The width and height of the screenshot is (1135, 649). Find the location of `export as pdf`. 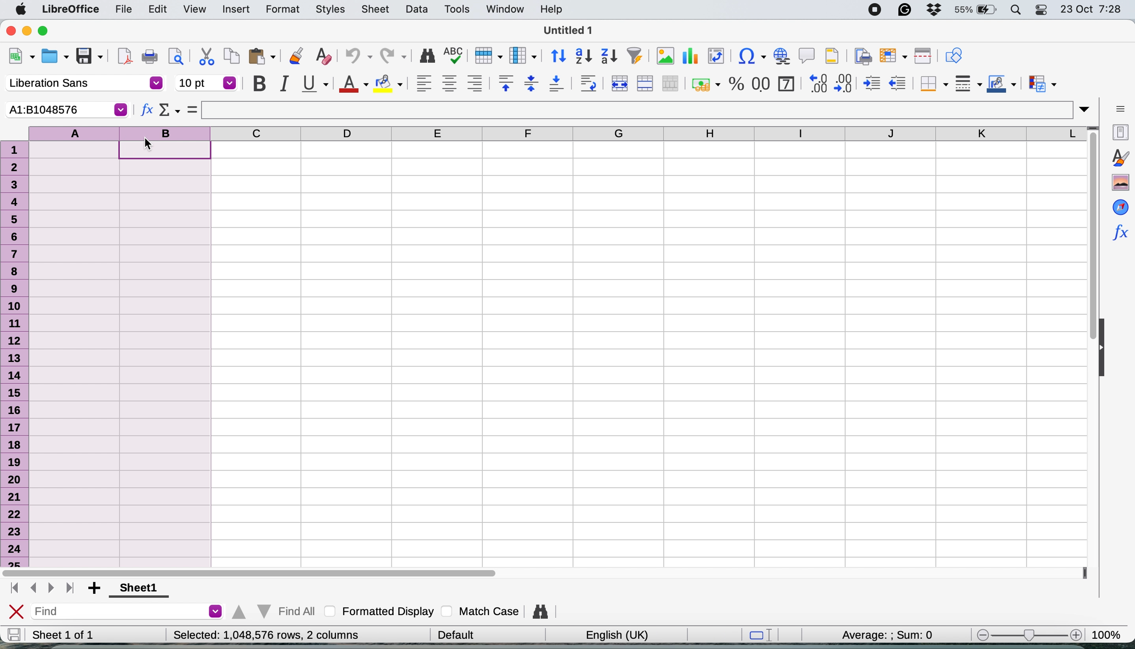

export as pdf is located at coordinates (125, 58).